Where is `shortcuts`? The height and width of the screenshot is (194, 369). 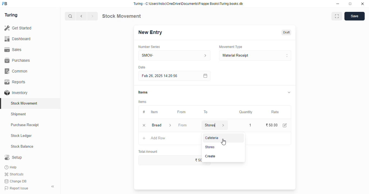
shortcuts is located at coordinates (14, 174).